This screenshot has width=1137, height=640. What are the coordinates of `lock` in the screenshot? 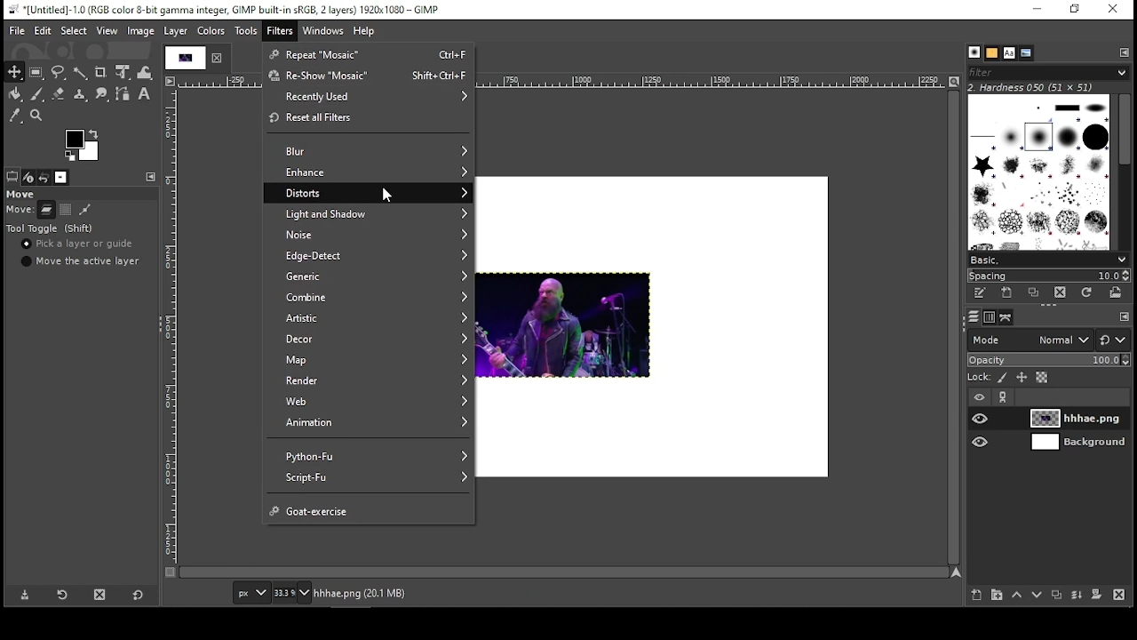 It's located at (980, 377).